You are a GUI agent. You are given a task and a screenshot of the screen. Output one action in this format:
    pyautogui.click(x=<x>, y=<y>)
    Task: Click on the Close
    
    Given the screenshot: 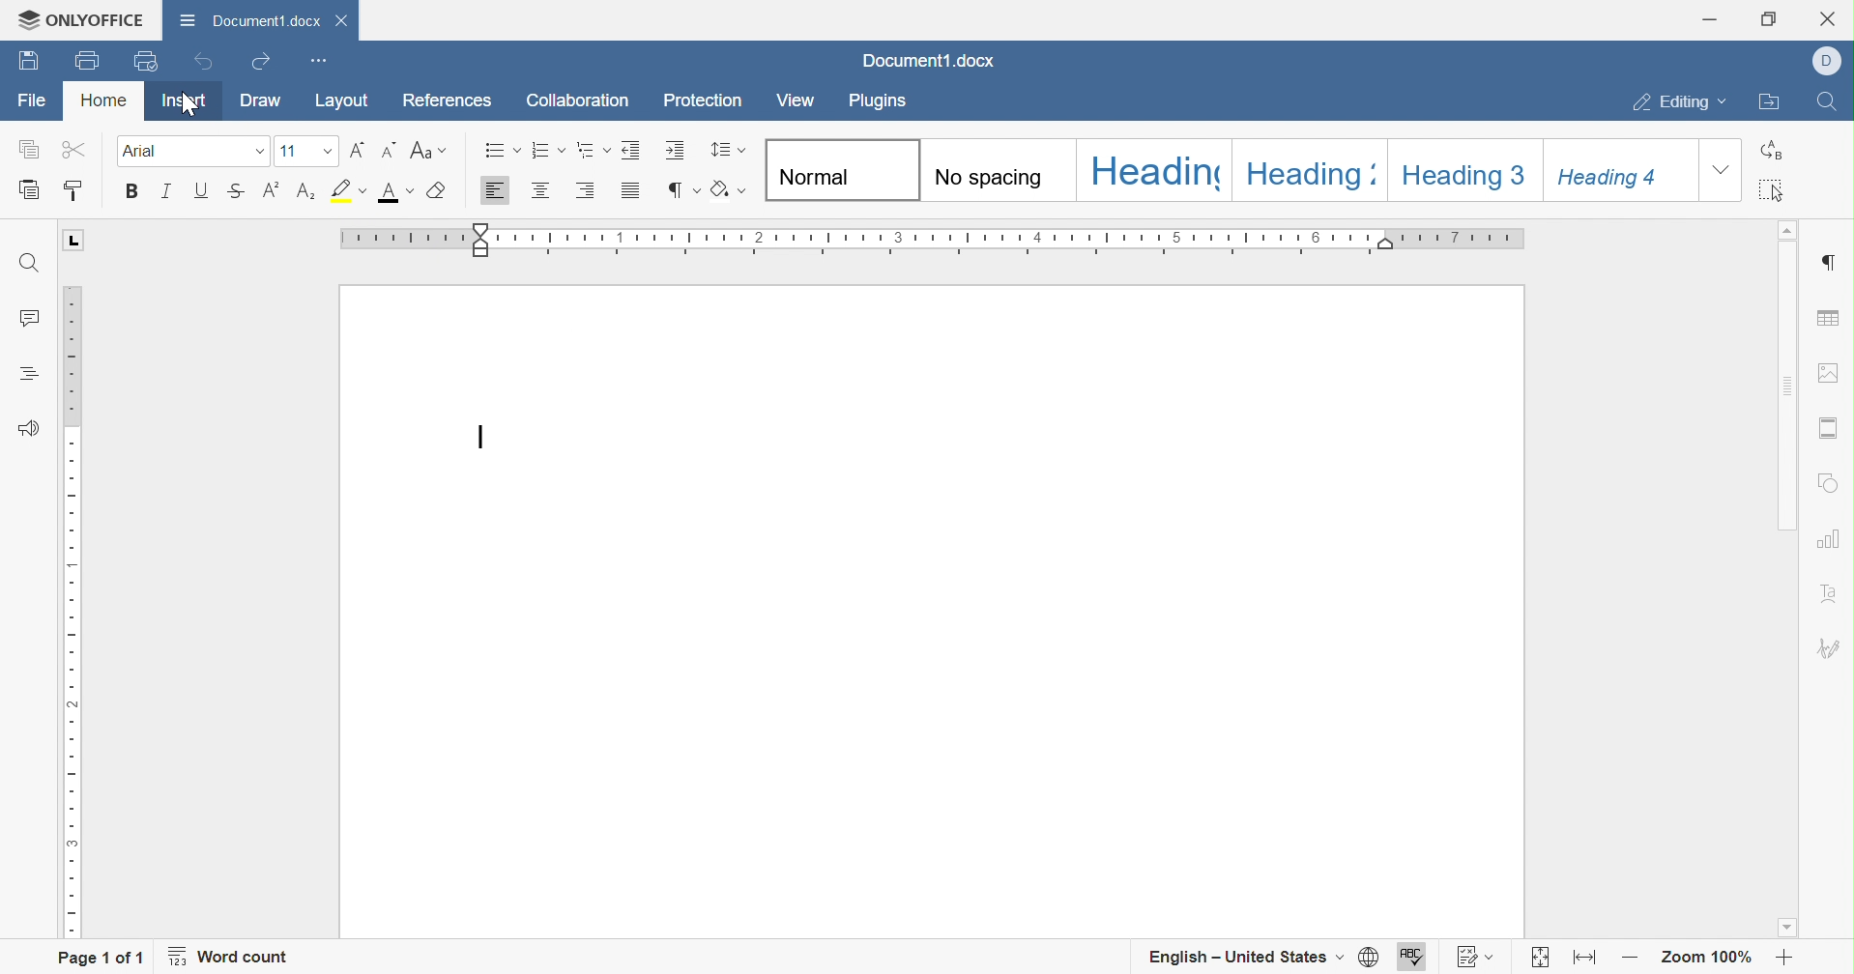 What is the action you would take?
    pyautogui.click(x=1835, y=18)
    